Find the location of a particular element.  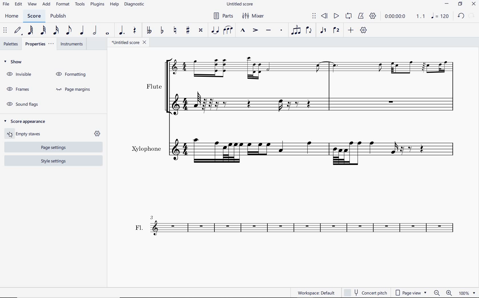

TOGGLE NATURAL is located at coordinates (175, 30).